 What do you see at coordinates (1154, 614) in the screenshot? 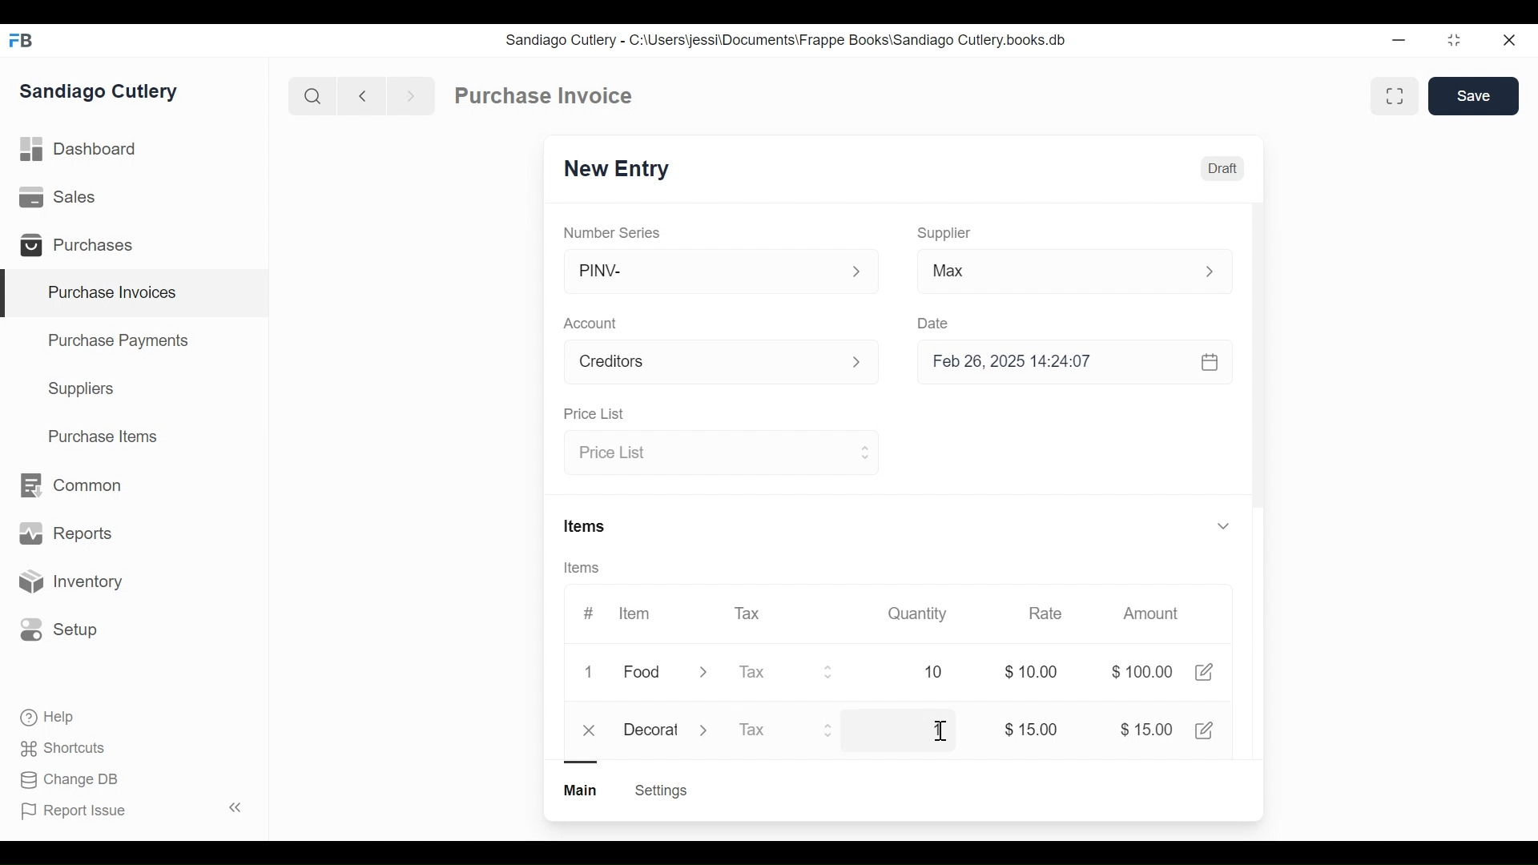
I see `Amount` at bounding box center [1154, 614].